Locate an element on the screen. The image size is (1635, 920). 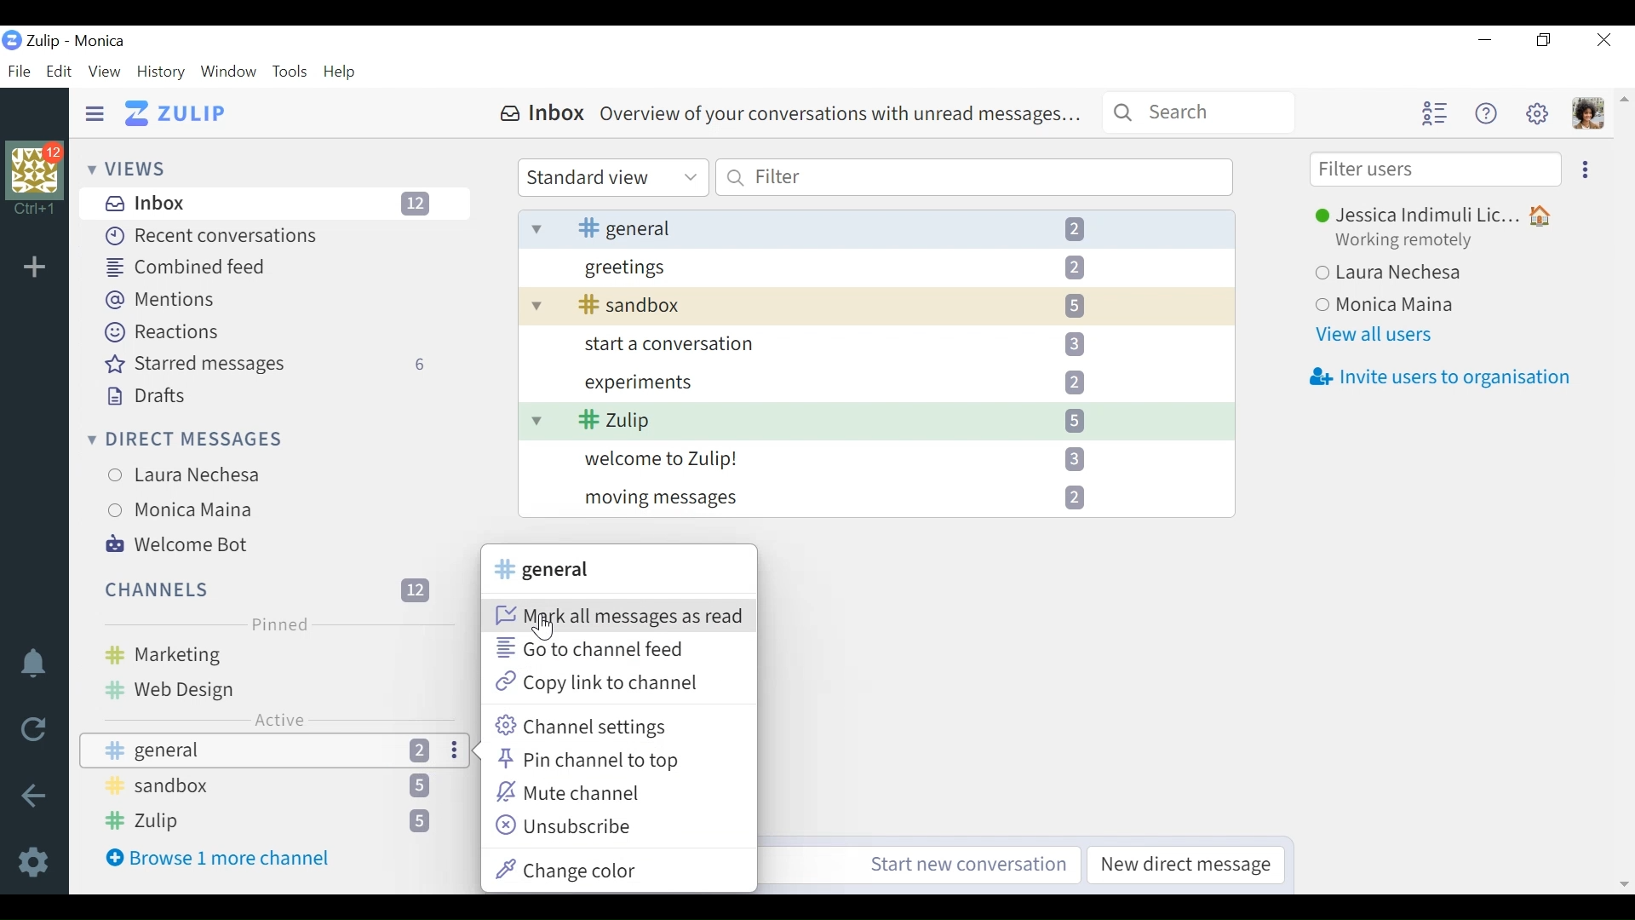
New topic is located at coordinates (392, 750).